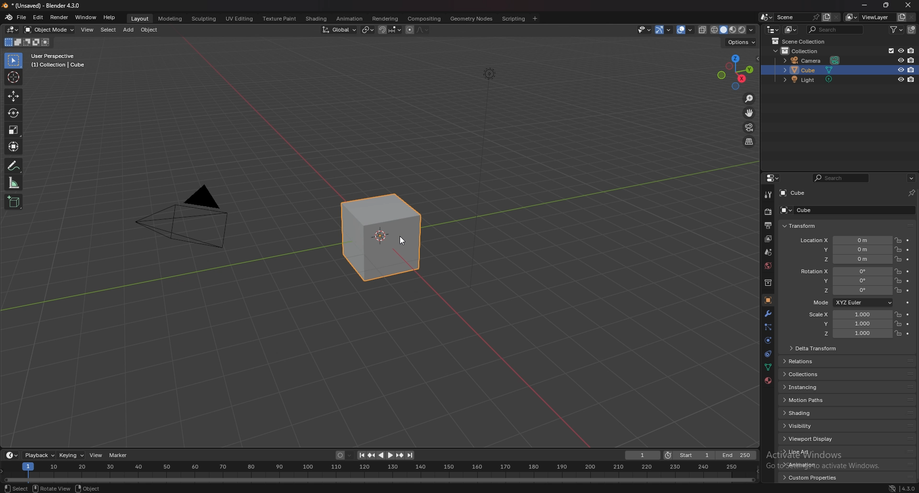 This screenshot has width=919, height=493. What do you see at coordinates (845, 281) in the screenshot?
I see `rotation y` at bounding box center [845, 281].